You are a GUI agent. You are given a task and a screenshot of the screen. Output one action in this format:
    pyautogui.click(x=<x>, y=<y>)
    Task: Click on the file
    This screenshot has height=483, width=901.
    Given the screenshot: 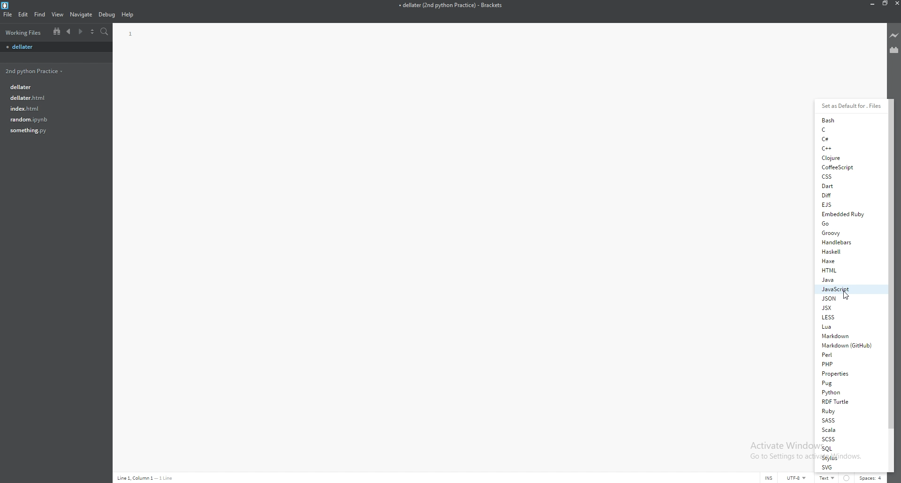 What is the action you would take?
    pyautogui.click(x=53, y=97)
    